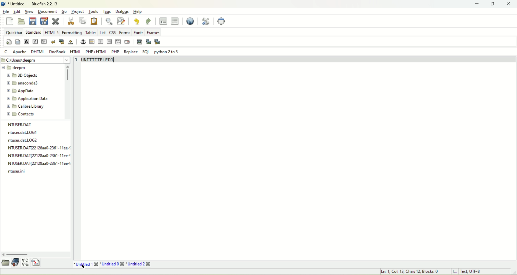 This screenshot has height=275, width=517. I want to click on dropdown, so click(68, 59).